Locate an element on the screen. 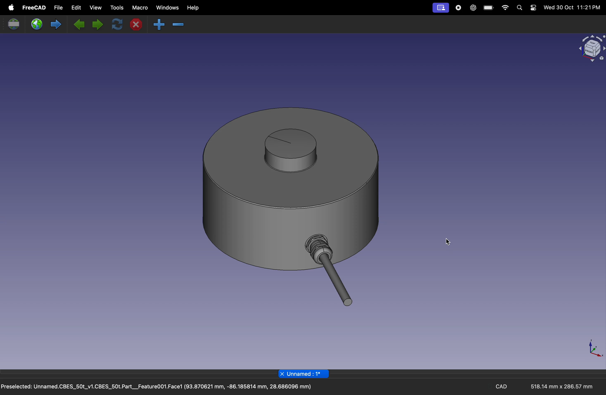 Image resolution: width=606 pixels, height=395 pixels. zoom in is located at coordinates (180, 24).